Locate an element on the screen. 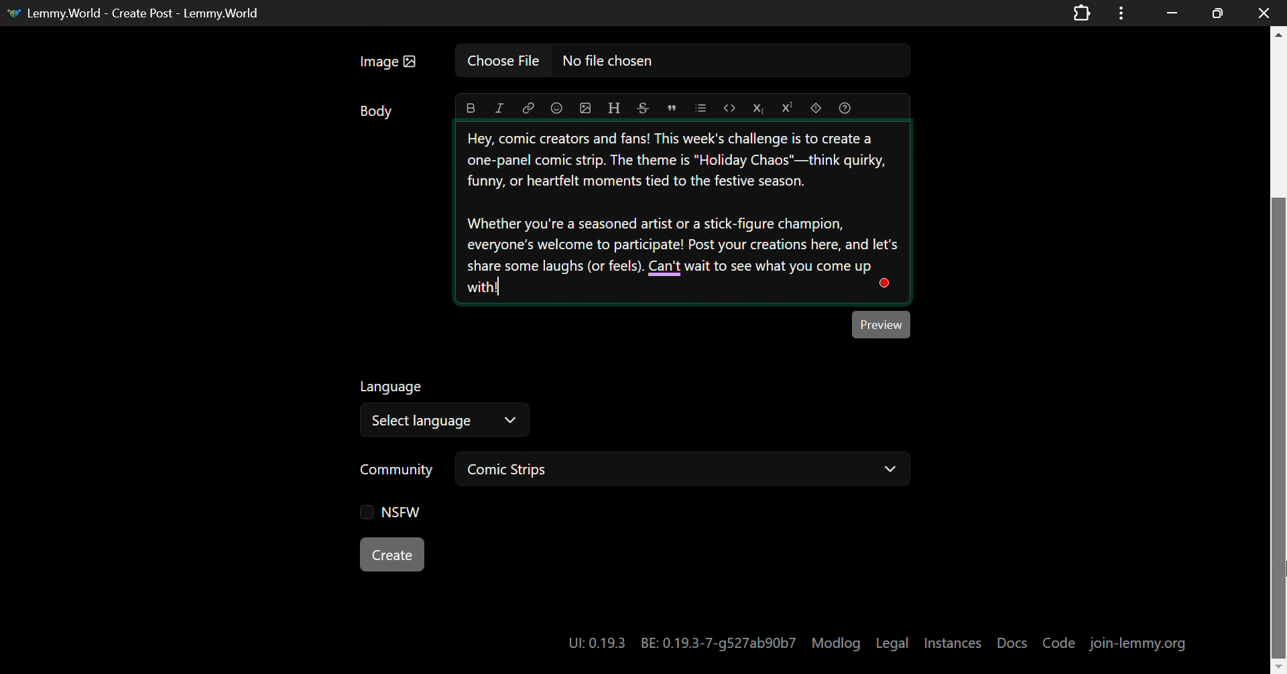 This screenshot has width=1287, height=674. Select Language is located at coordinates (447, 419).